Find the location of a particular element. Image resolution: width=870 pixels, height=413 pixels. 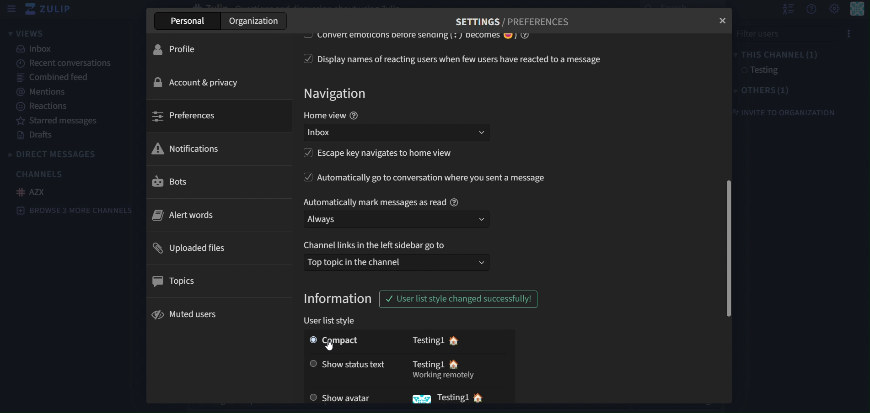

escape key navigates to home view is located at coordinates (389, 154).